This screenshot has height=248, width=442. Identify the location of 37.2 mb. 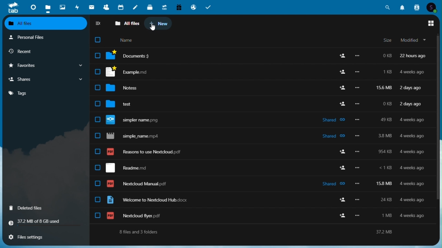
(390, 232).